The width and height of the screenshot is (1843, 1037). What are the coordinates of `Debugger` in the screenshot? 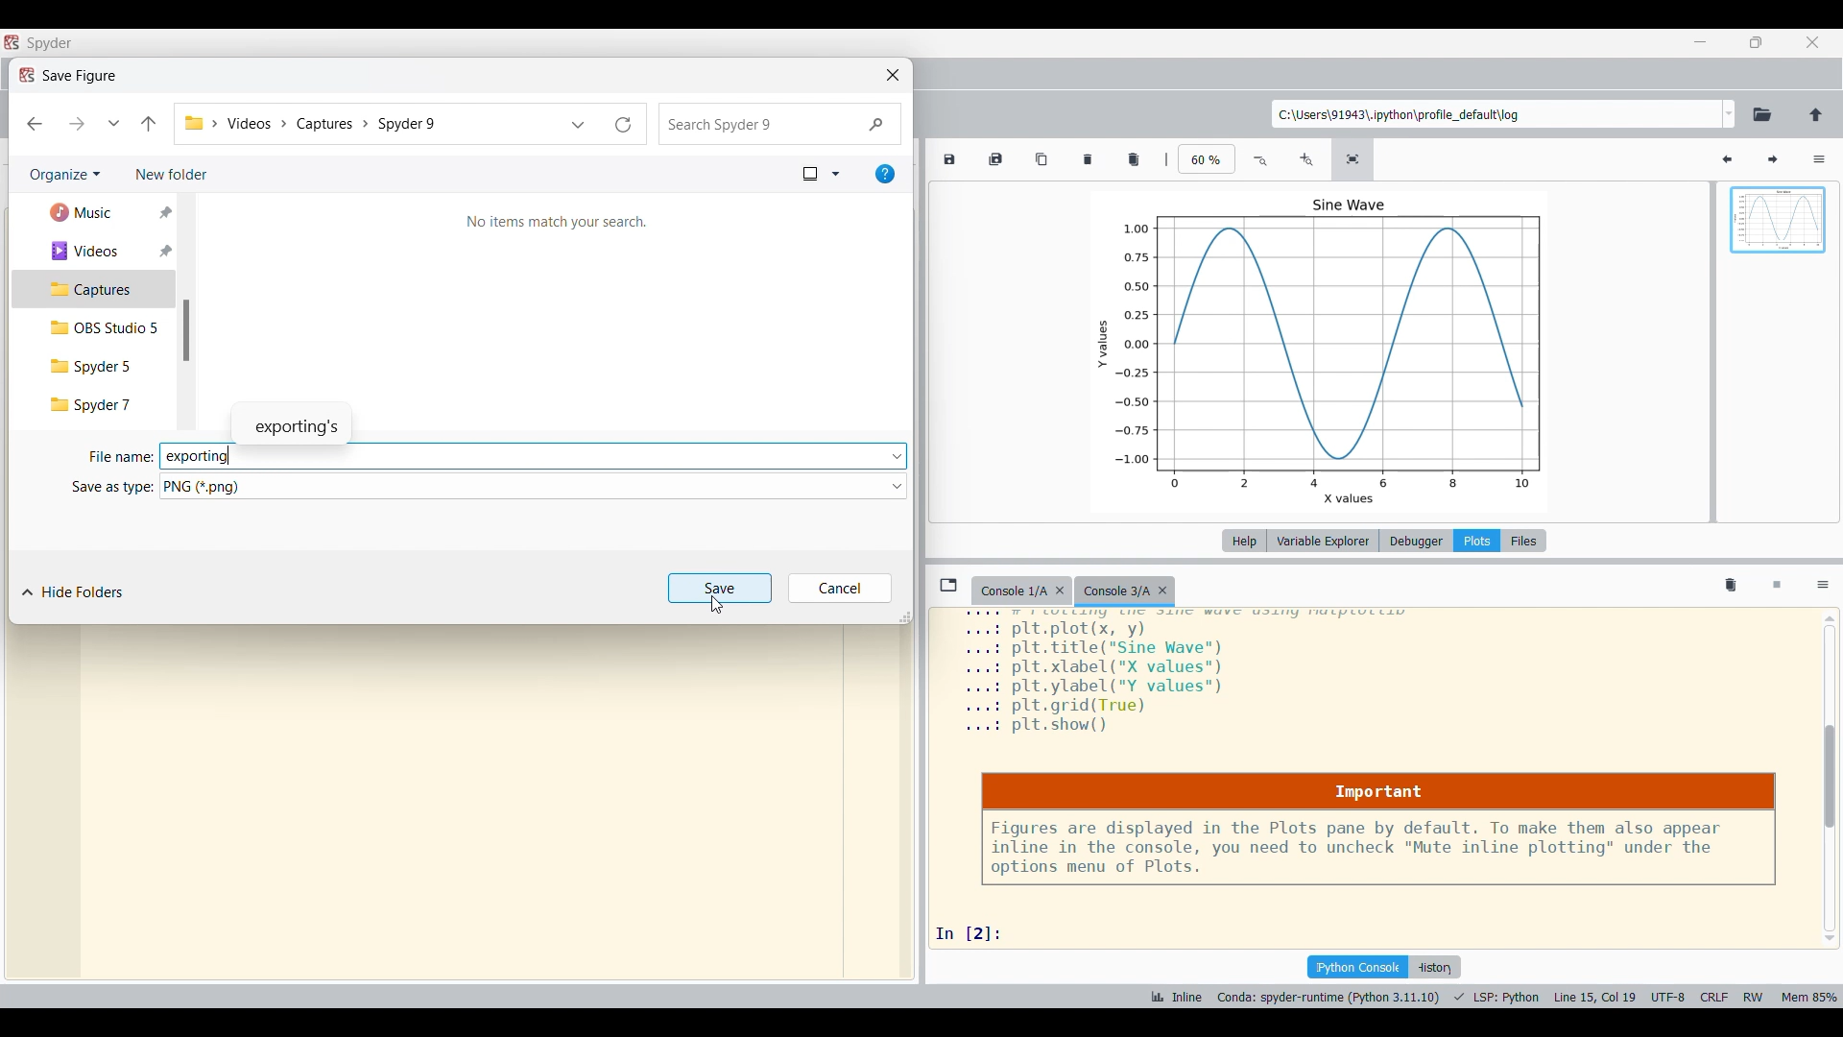 It's located at (1416, 541).